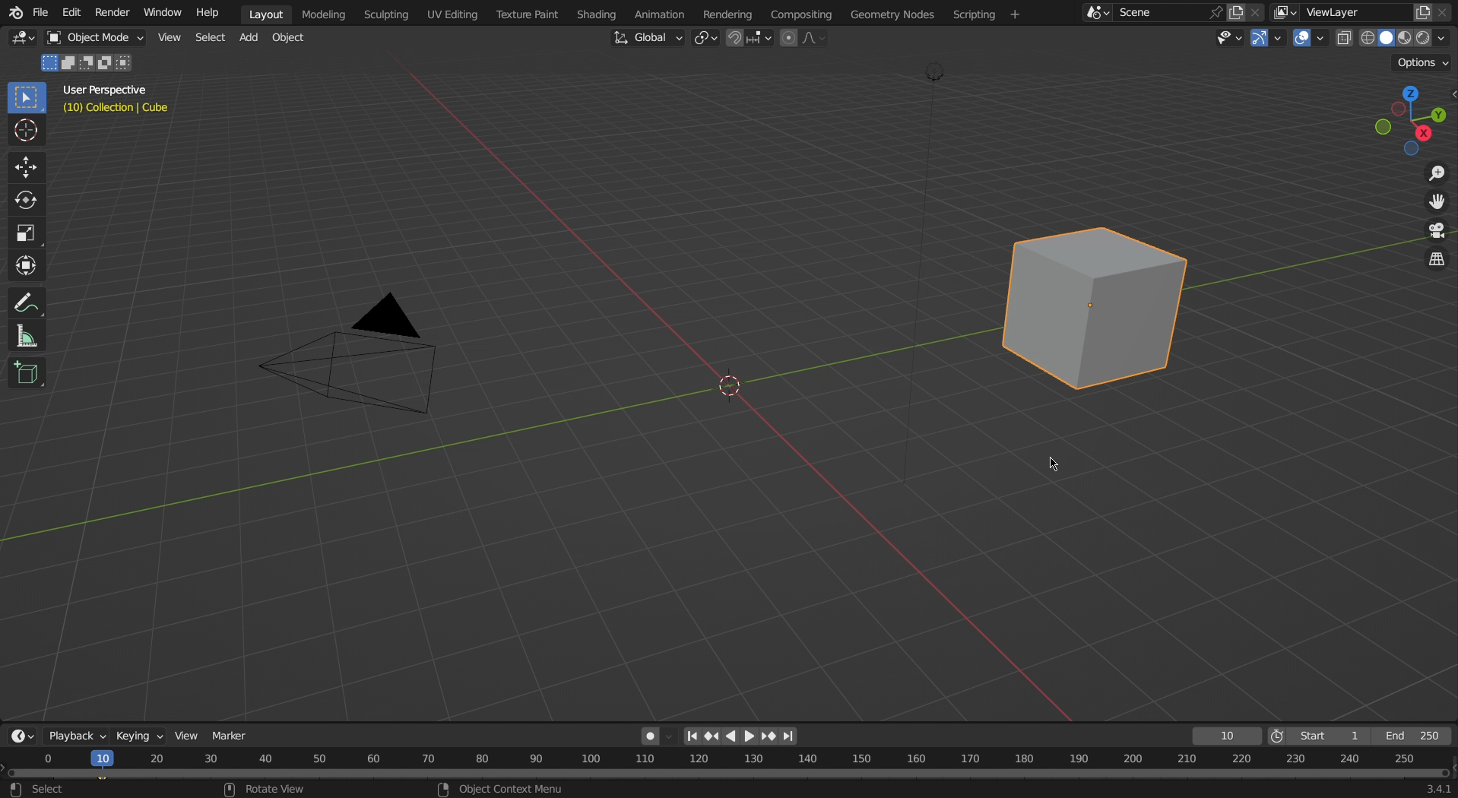 Image resolution: width=1458 pixels, height=798 pixels. I want to click on Blender, so click(13, 11).